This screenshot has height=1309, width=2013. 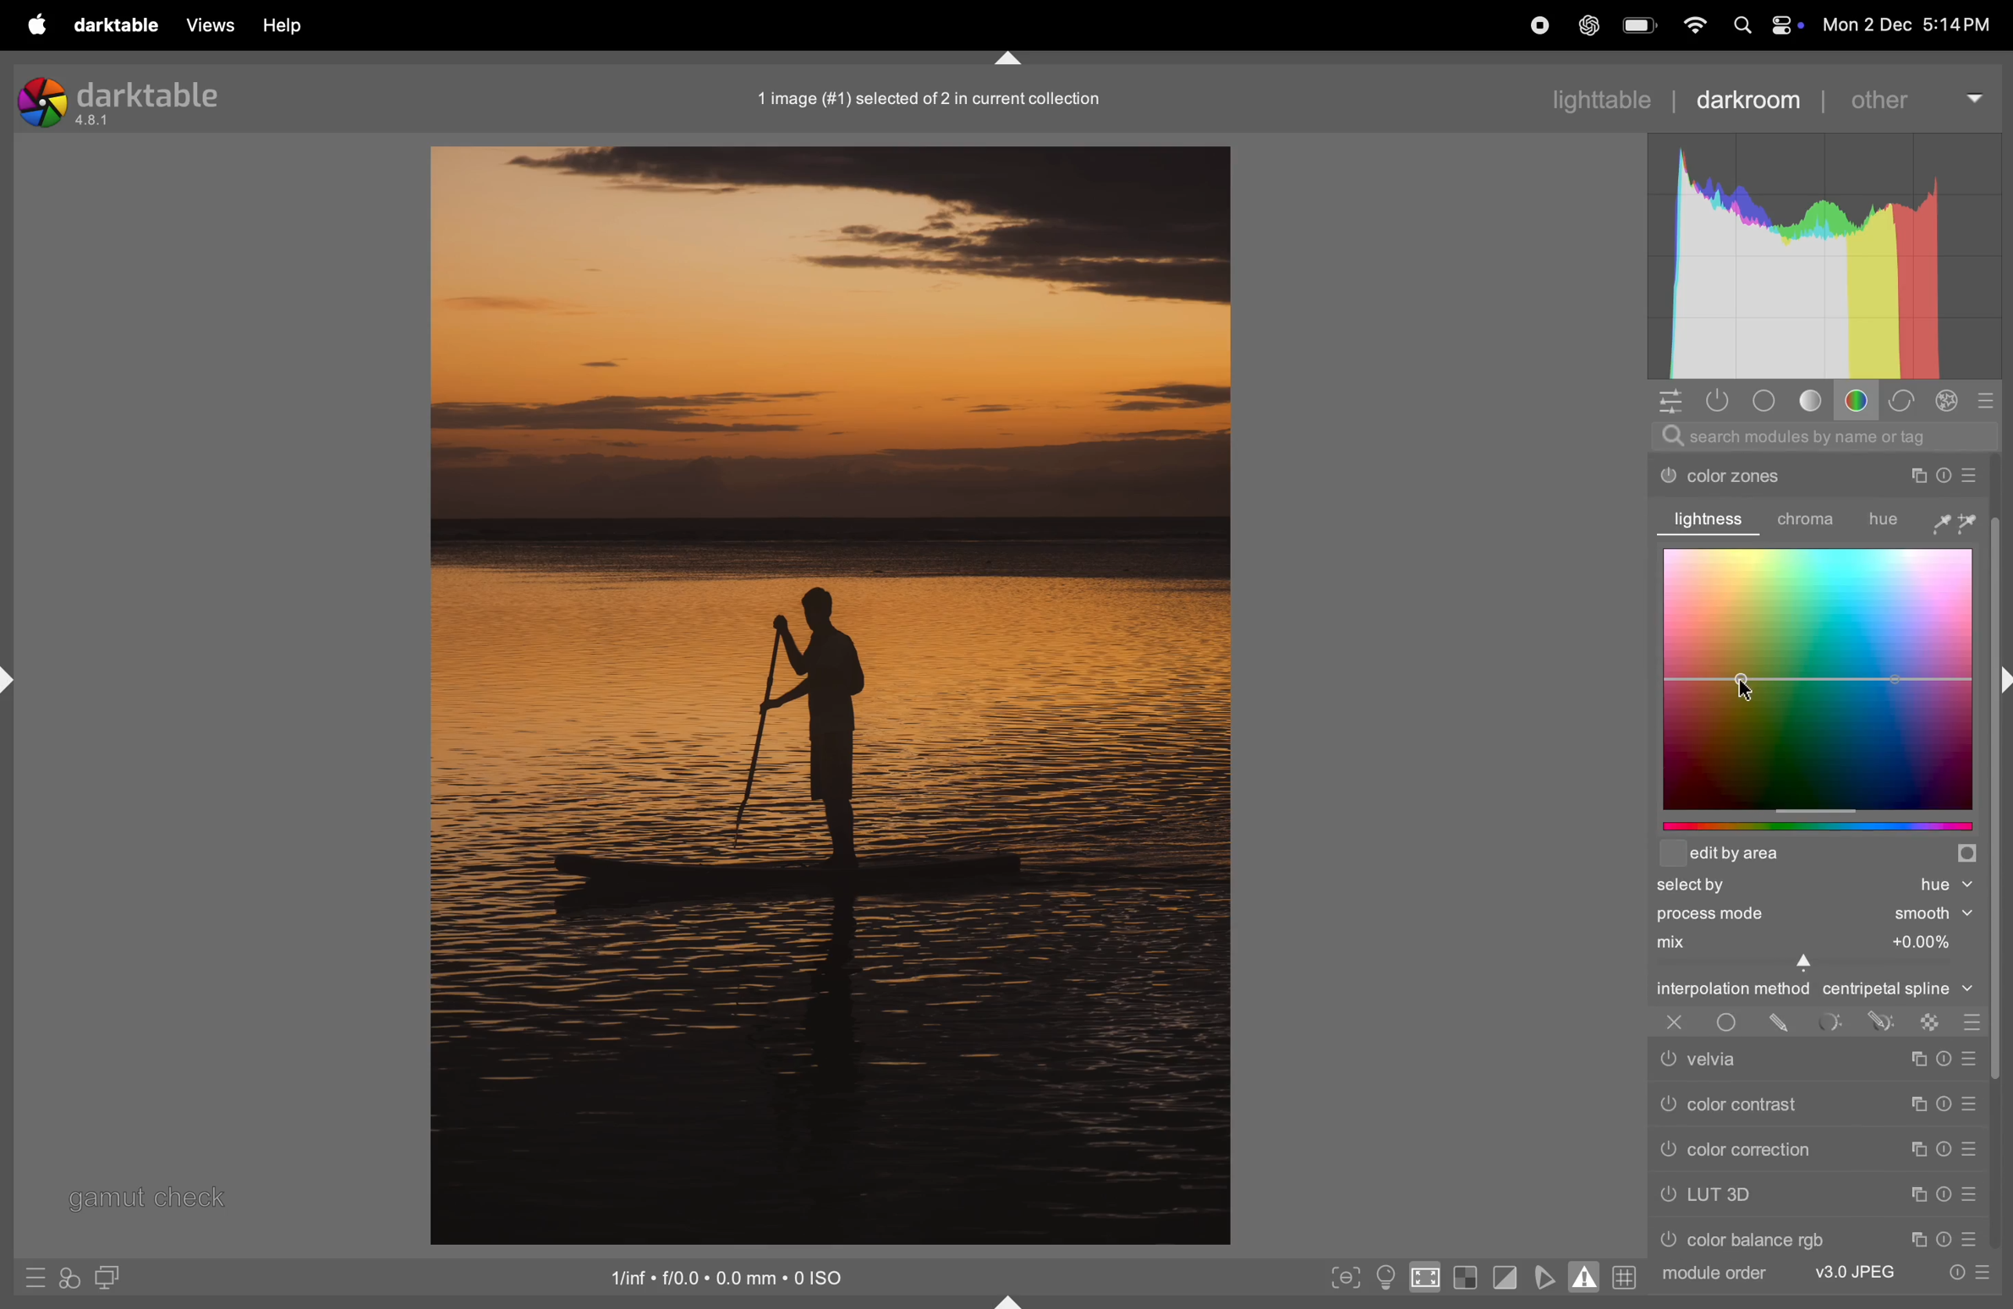 What do you see at coordinates (1943, 1147) in the screenshot?
I see `Timer` at bounding box center [1943, 1147].